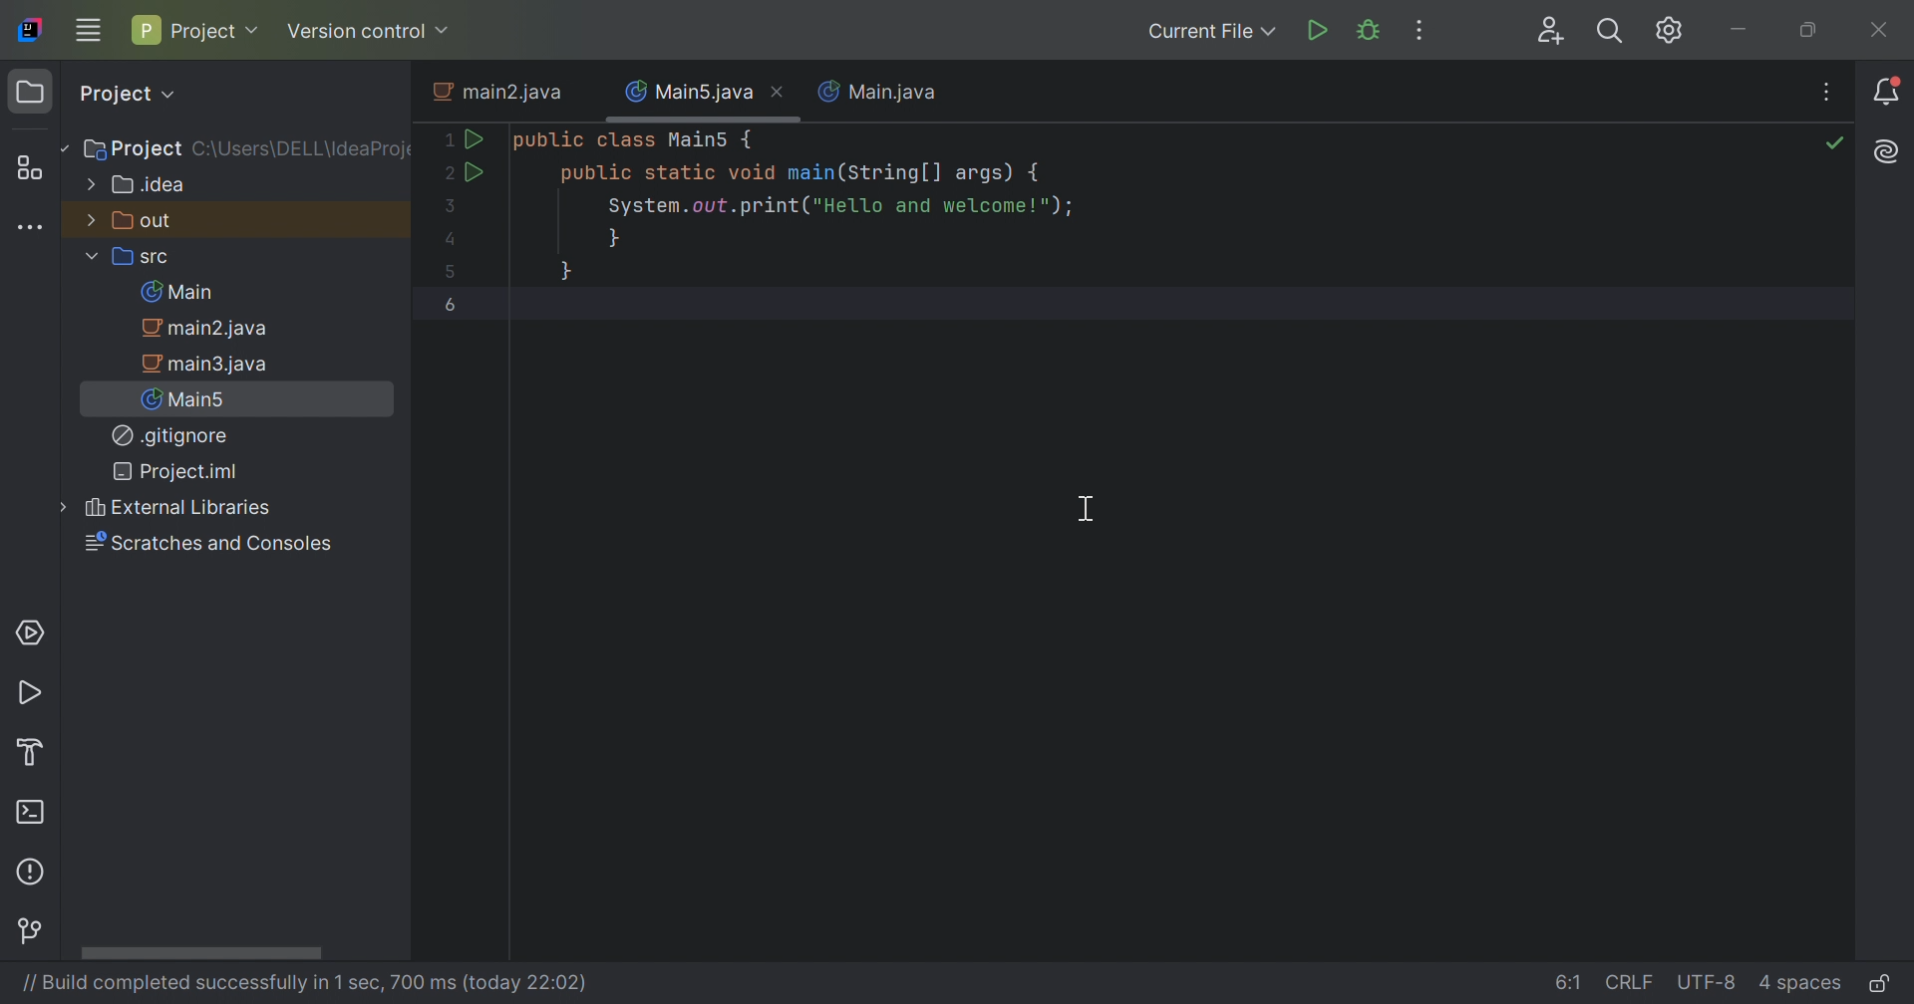 This screenshot has height=1004, width=1914. What do you see at coordinates (1208, 30) in the screenshot?
I see `Current File` at bounding box center [1208, 30].